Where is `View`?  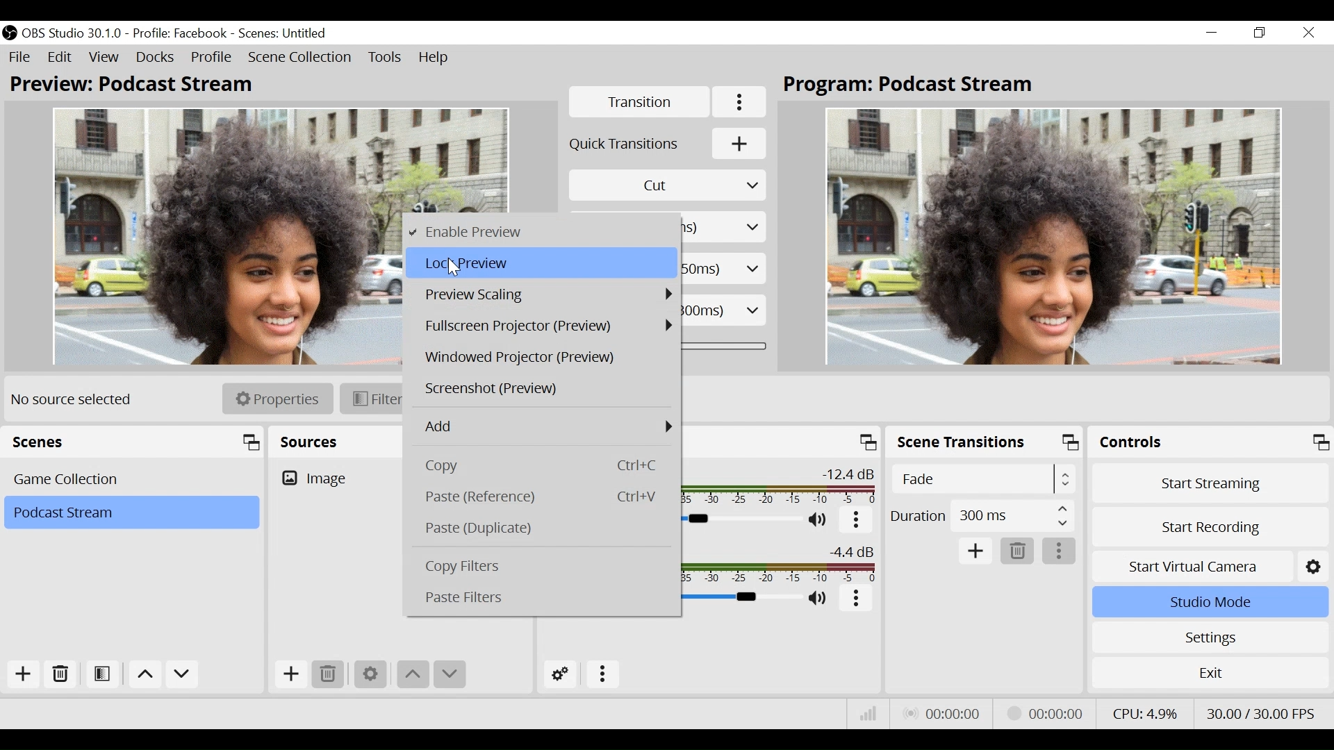 View is located at coordinates (104, 58).